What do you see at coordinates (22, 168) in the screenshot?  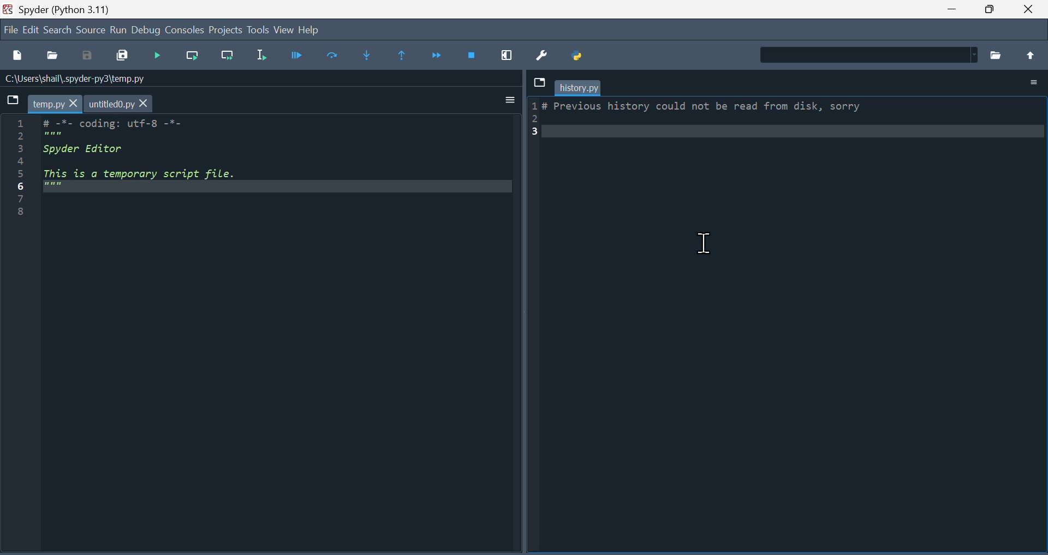 I see `serial numbers` at bounding box center [22, 168].